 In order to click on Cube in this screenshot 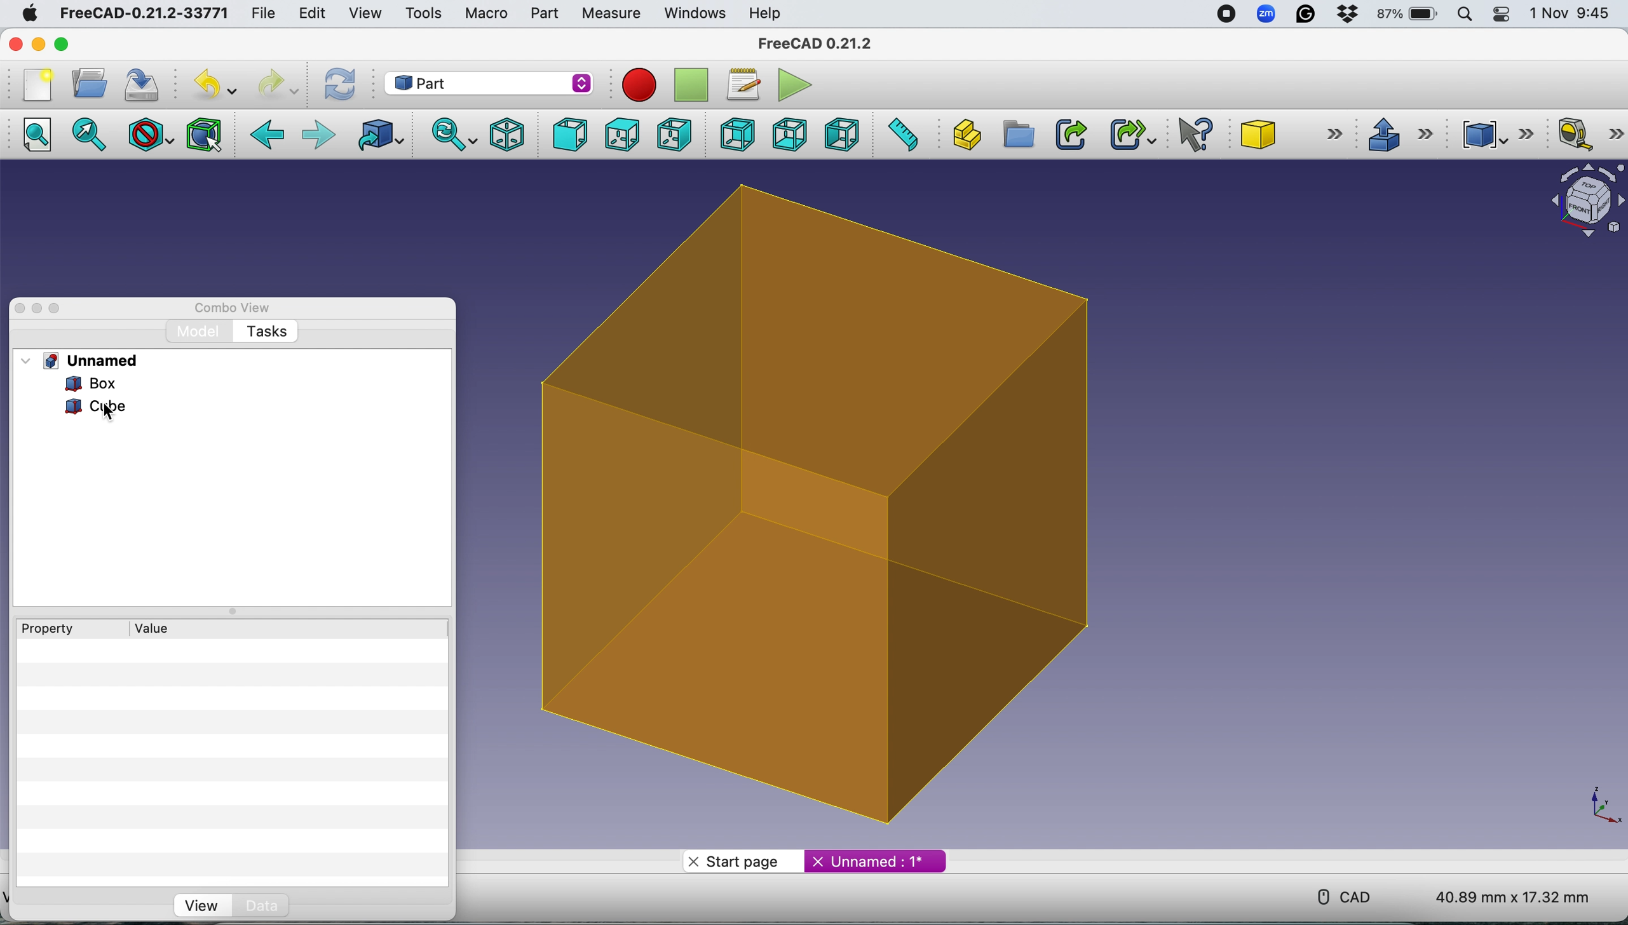, I will do `click(1287, 134)`.